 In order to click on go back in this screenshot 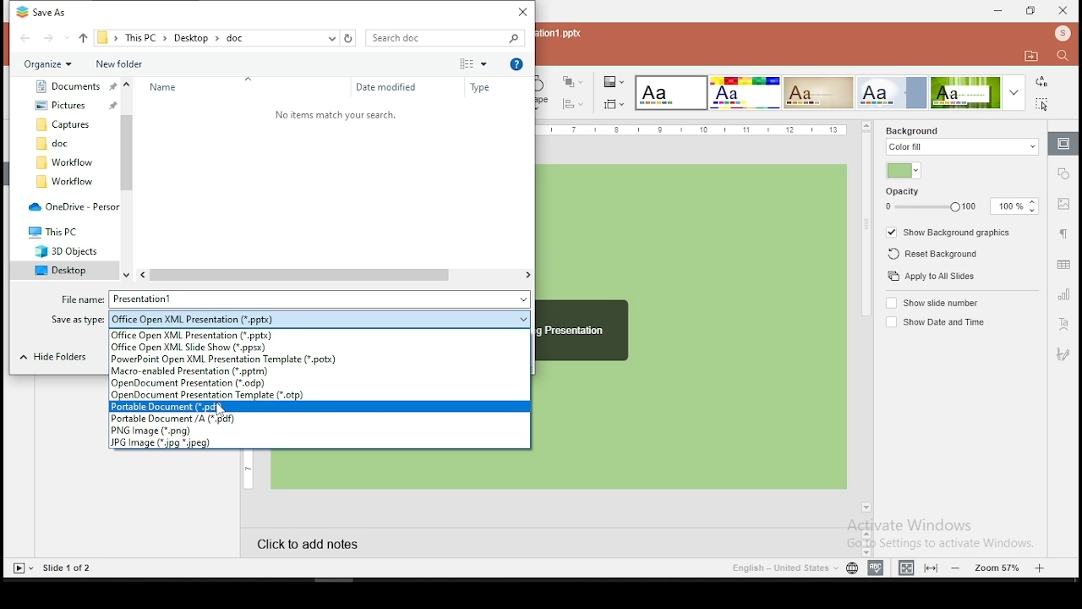, I will do `click(25, 37)`.